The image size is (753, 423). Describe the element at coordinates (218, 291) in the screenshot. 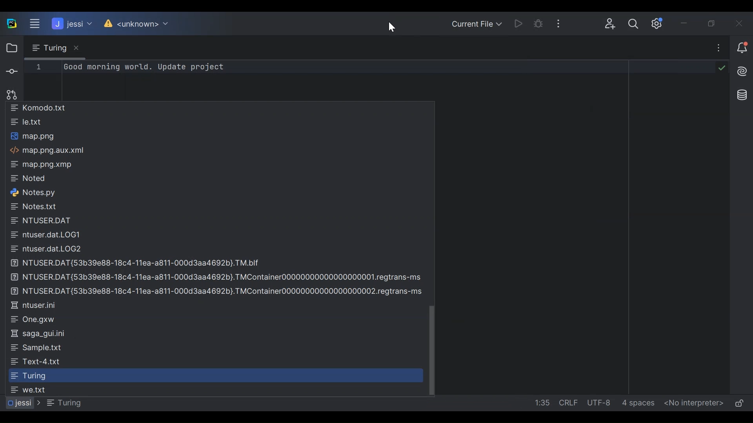

I see `NTUSER.DAT{53b39e88-18c4-11ea-a811-000d3aa4692b}. TMContainer00000000000000000002.regtrans-ms` at that location.